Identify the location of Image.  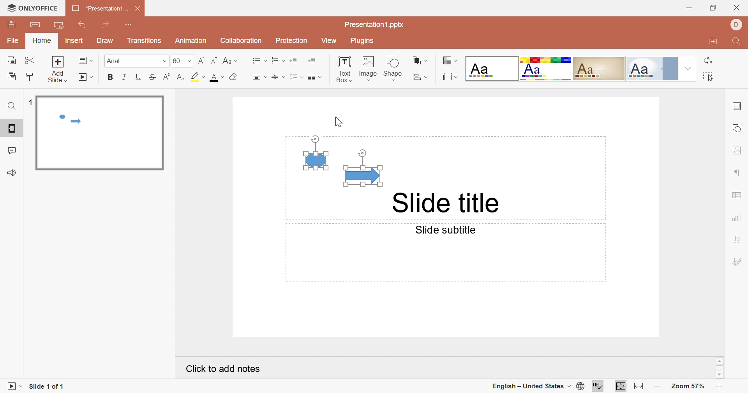
(369, 69).